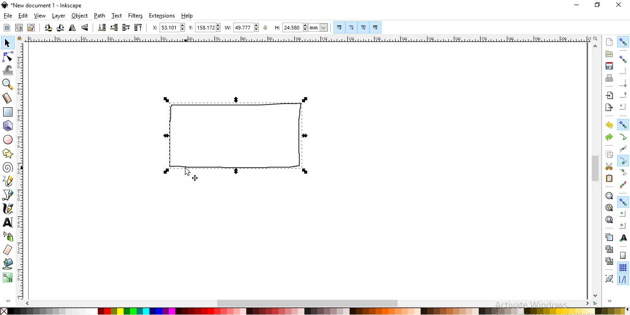  What do you see at coordinates (377, 27) in the screenshot?
I see `move patterns` at bounding box center [377, 27].